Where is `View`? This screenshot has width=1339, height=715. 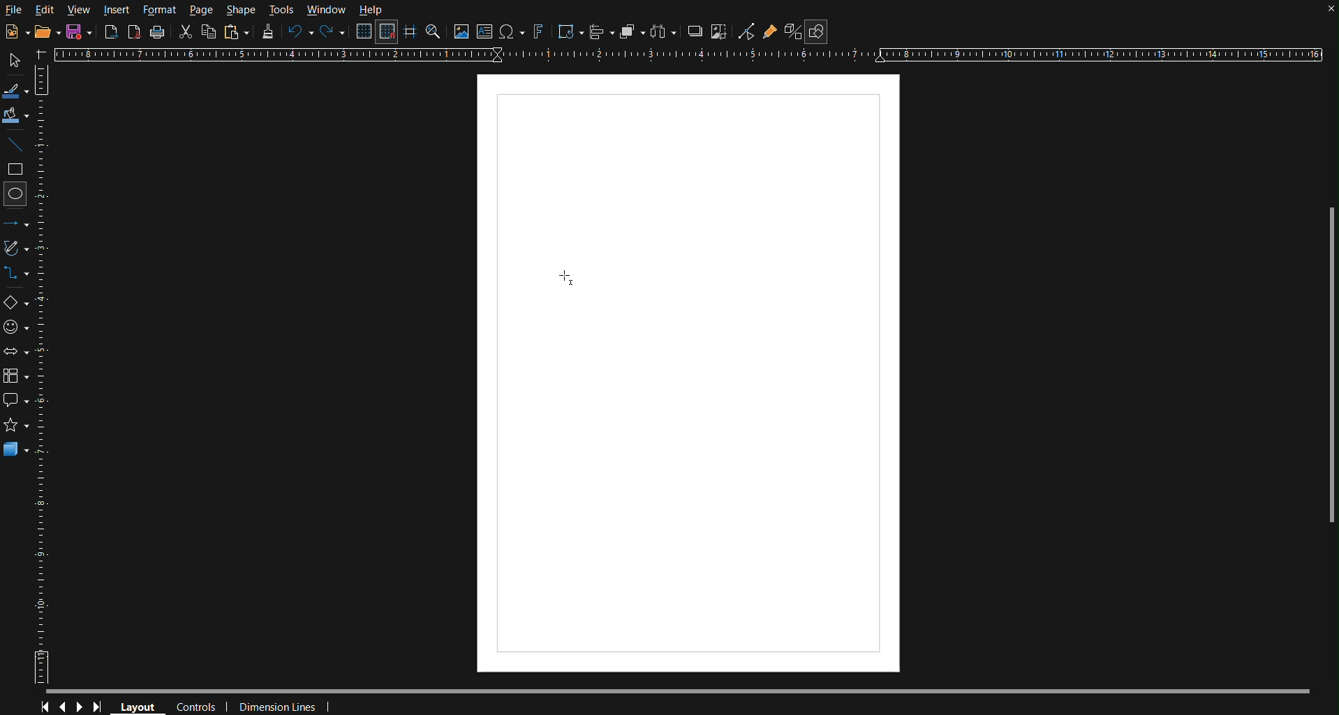 View is located at coordinates (78, 10).